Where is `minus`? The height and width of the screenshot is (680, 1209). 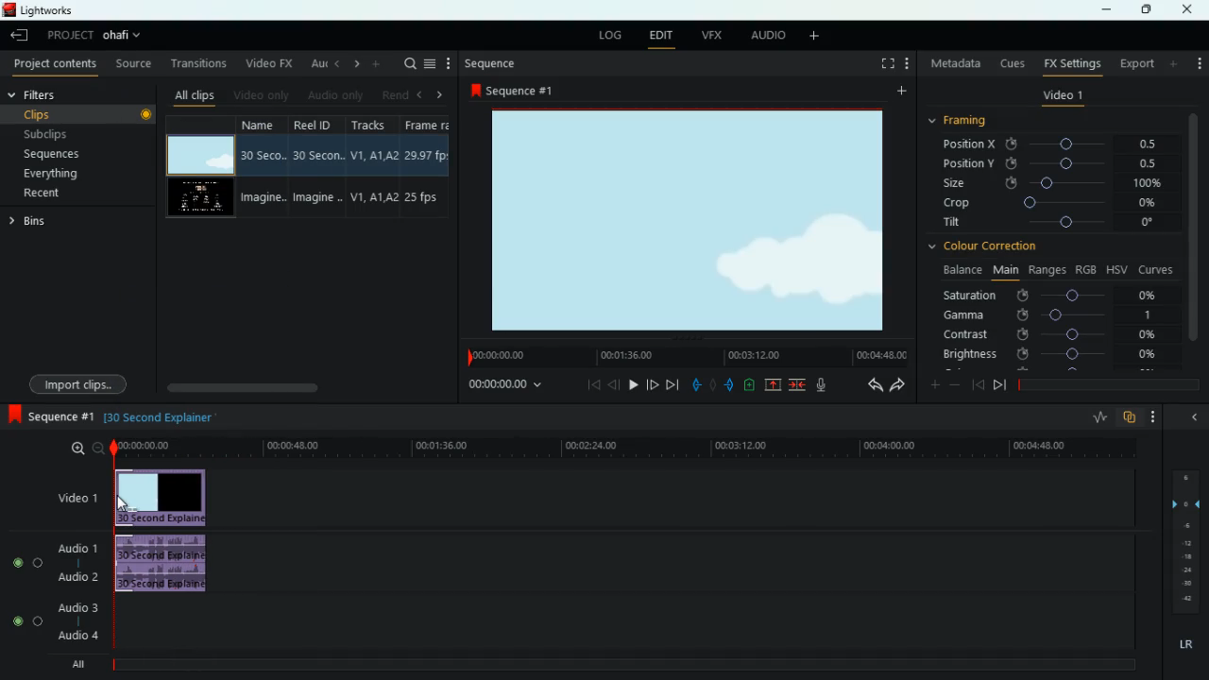 minus is located at coordinates (954, 384).